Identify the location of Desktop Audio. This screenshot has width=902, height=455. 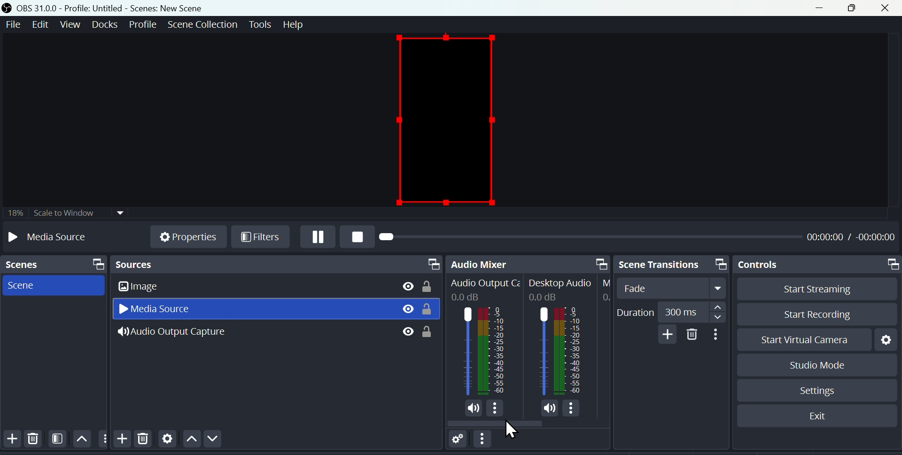
(560, 352).